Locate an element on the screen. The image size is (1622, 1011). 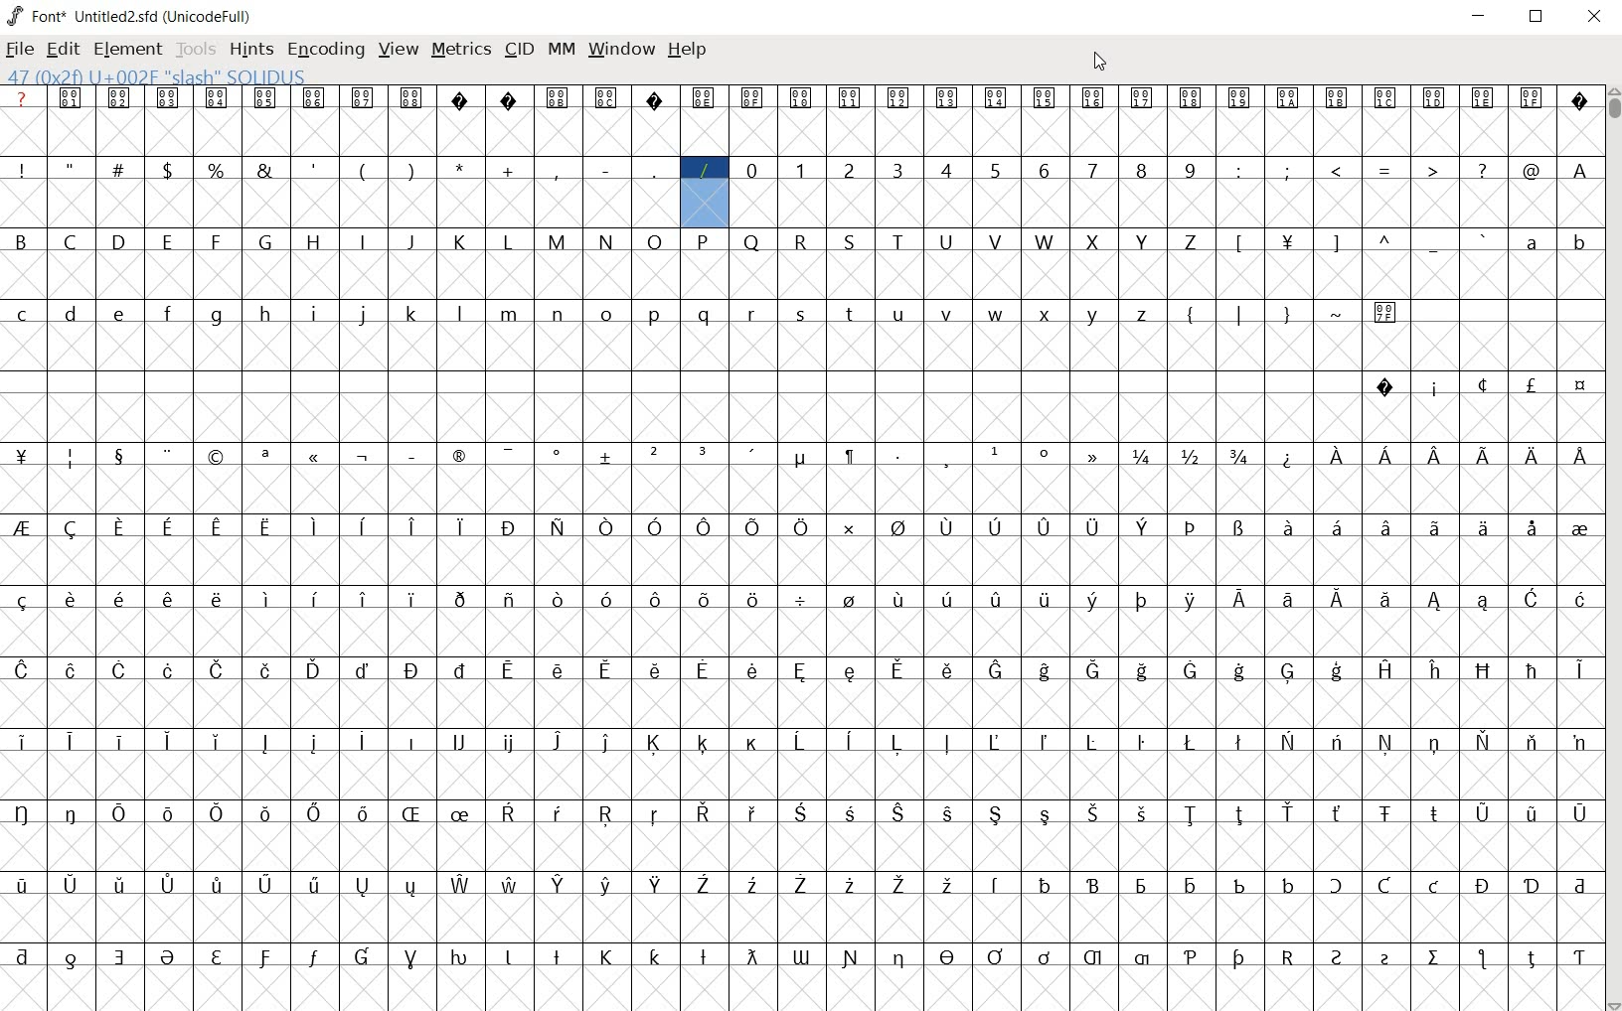
glyph is located at coordinates (1481, 958).